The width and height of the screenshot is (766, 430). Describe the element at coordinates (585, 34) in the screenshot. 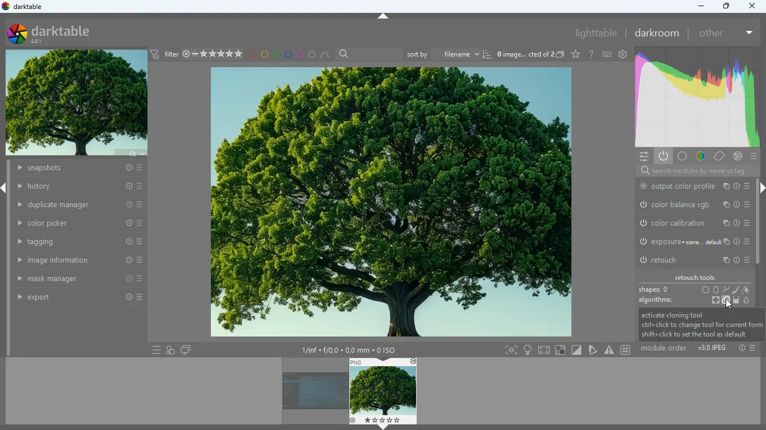

I see `lighttable` at that location.